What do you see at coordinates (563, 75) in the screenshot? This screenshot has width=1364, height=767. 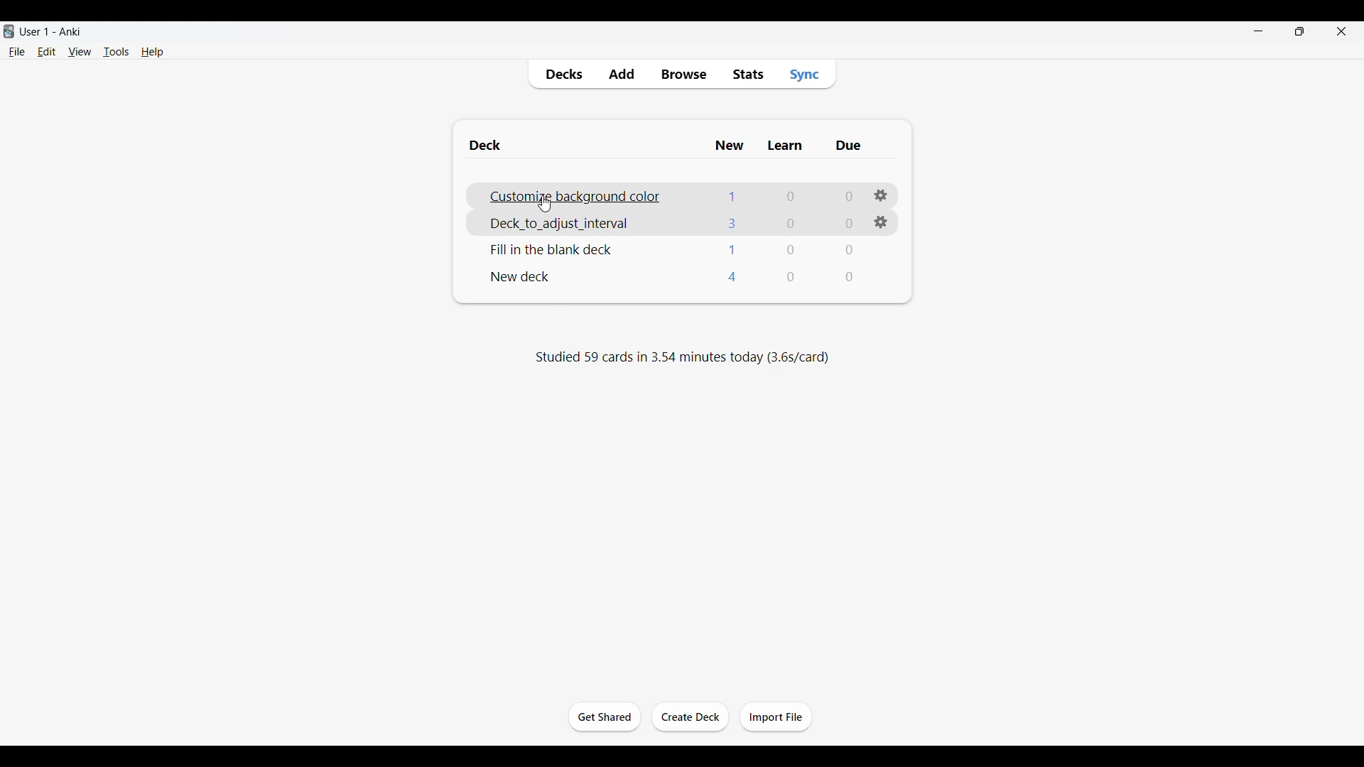 I see `Decks` at bounding box center [563, 75].